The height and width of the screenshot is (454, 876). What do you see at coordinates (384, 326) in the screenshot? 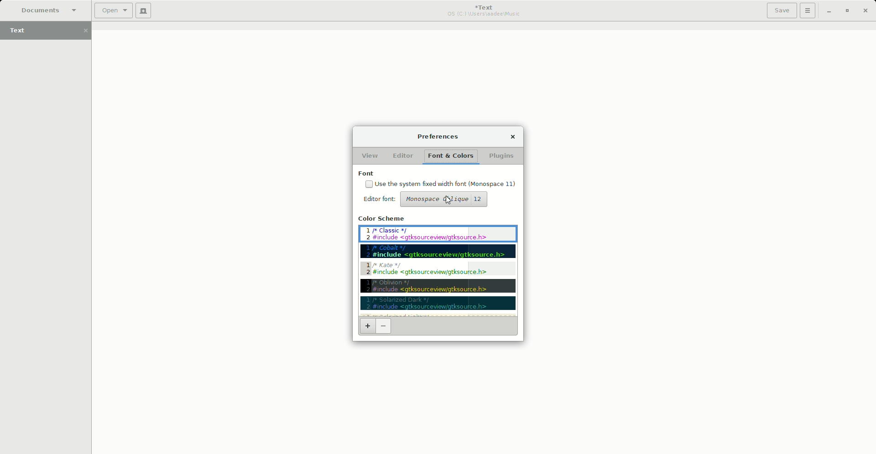
I see `Minus` at bounding box center [384, 326].